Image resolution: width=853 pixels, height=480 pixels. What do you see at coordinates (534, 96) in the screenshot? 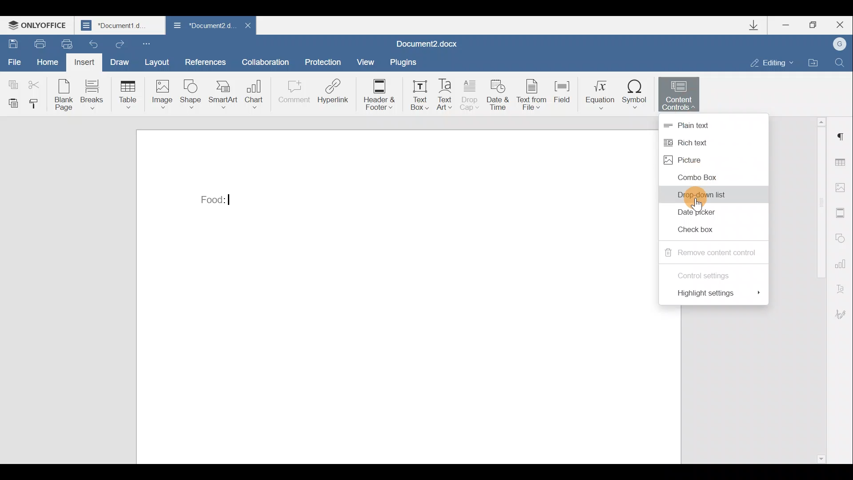
I see `Text from file` at bounding box center [534, 96].